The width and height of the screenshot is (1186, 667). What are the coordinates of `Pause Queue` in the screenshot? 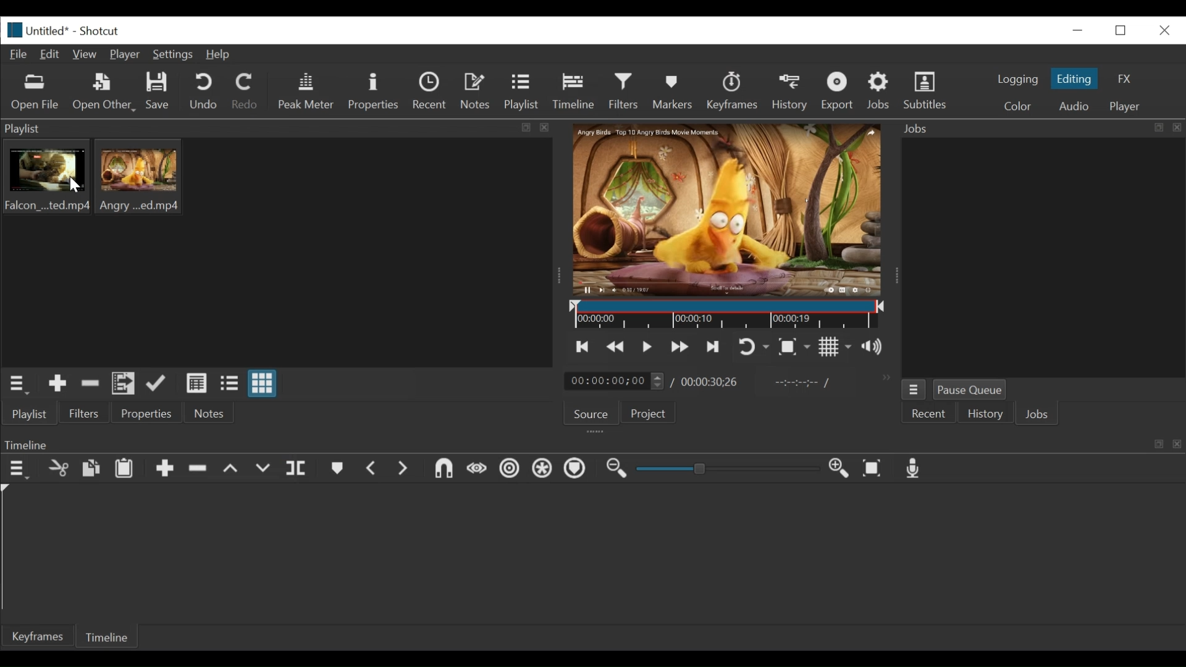 It's located at (970, 392).